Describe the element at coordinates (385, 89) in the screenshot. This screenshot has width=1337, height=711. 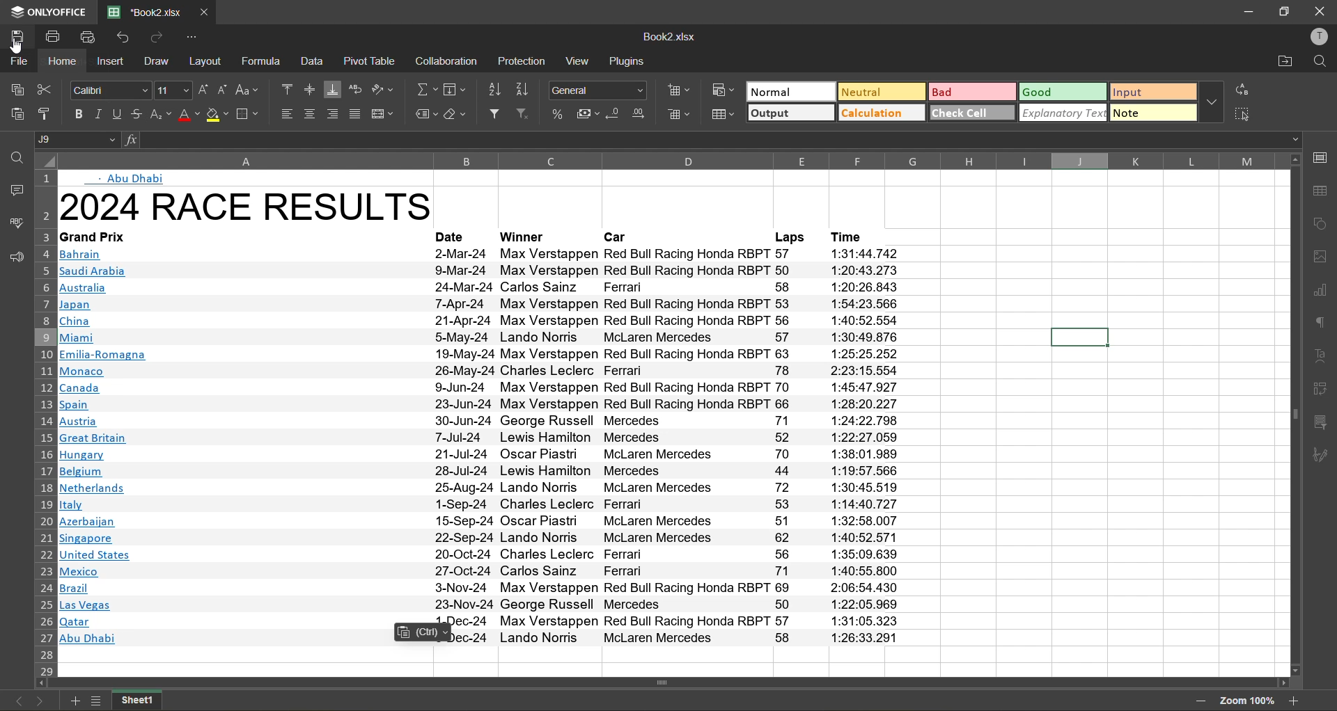
I see `orientation` at that location.